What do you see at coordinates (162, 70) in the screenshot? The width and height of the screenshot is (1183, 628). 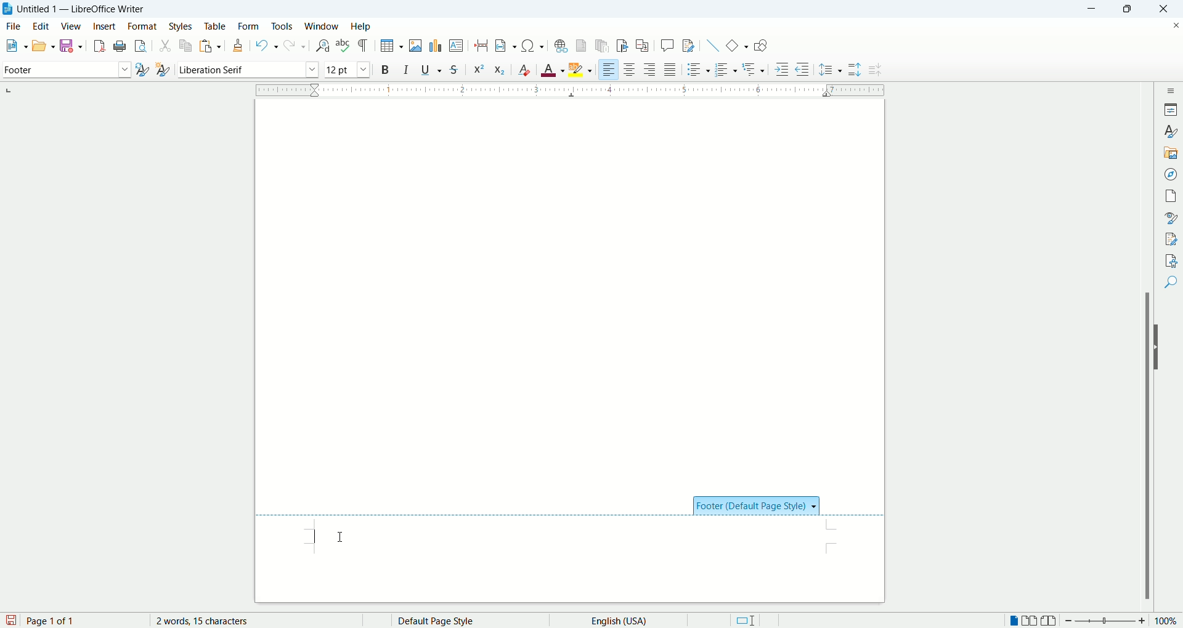 I see `new style` at bounding box center [162, 70].